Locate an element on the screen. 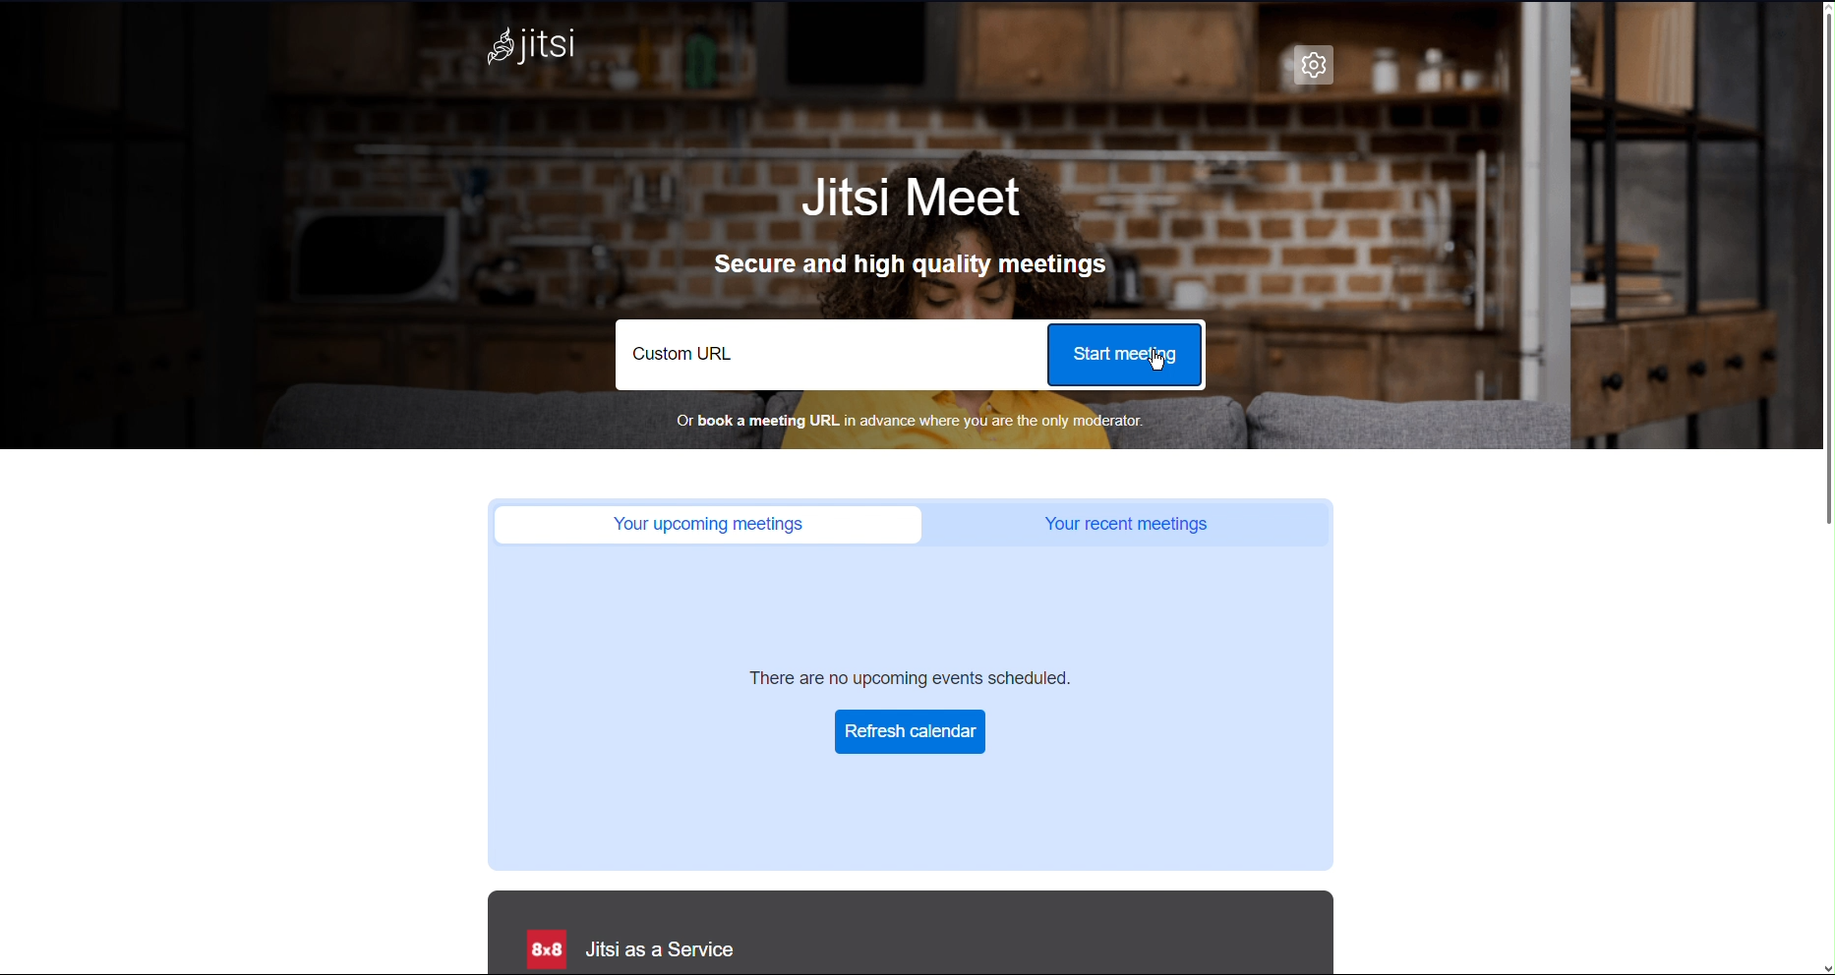 The image size is (1835, 975). Cursor is located at coordinates (1156, 362).